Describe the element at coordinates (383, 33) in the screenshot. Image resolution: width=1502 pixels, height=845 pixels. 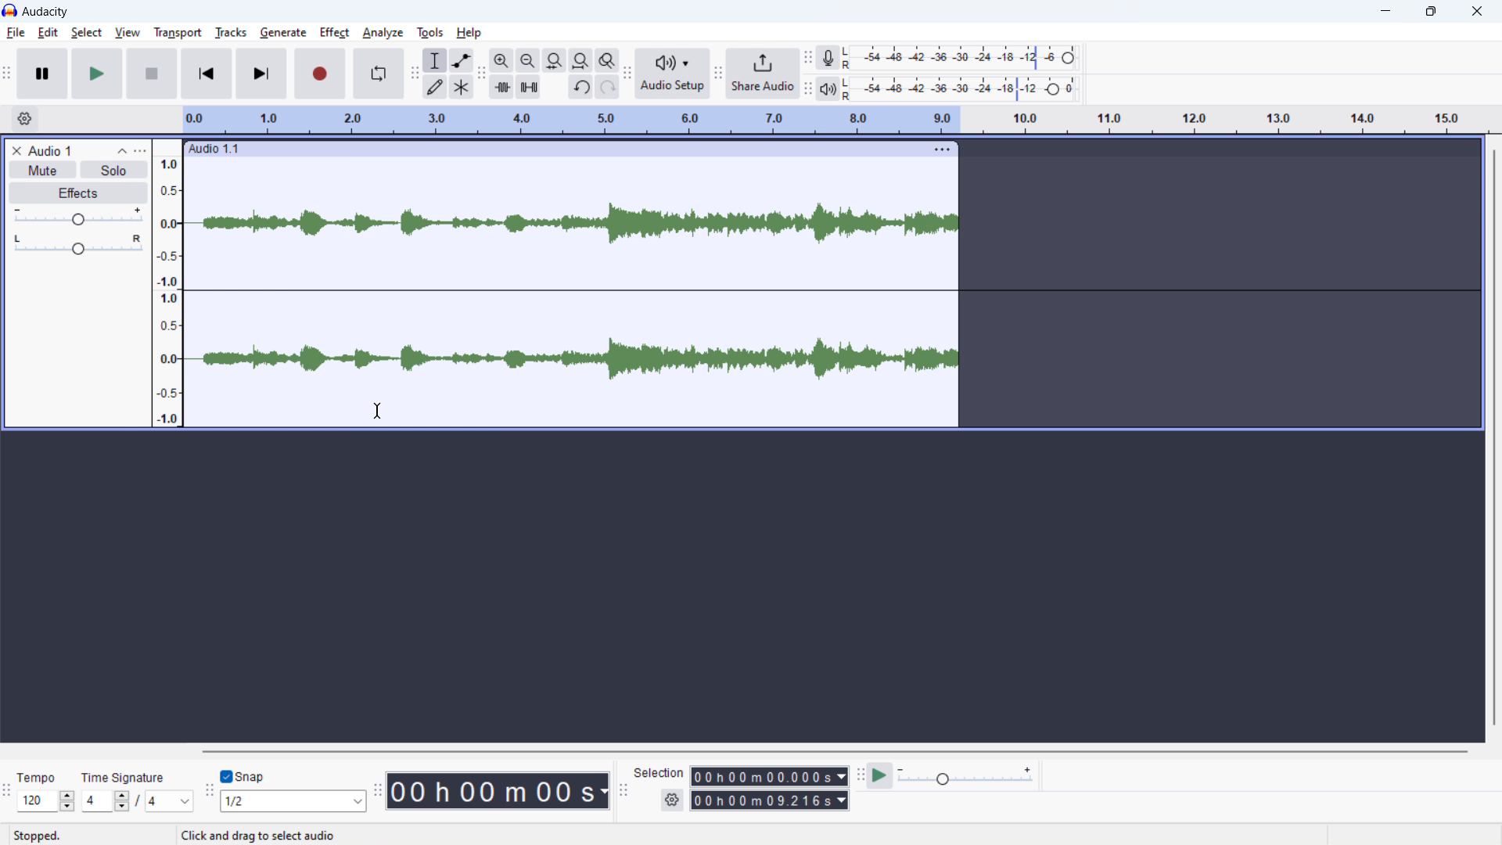
I see `analyze` at that location.